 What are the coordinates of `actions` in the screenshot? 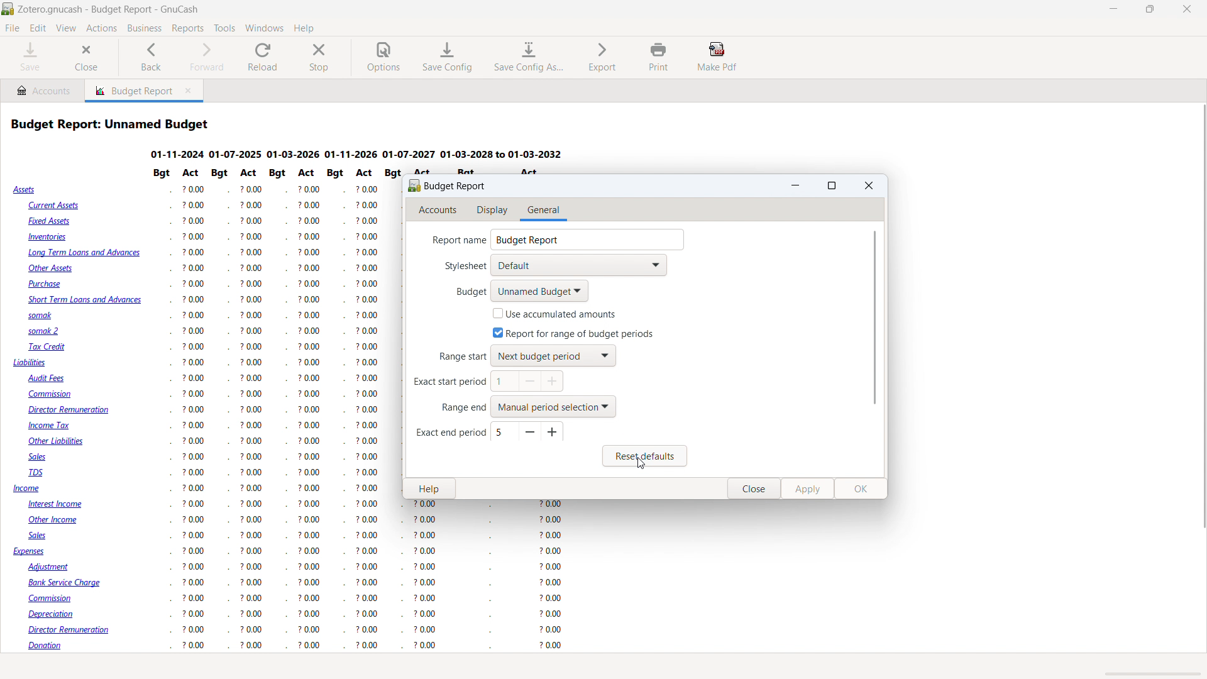 It's located at (101, 29).